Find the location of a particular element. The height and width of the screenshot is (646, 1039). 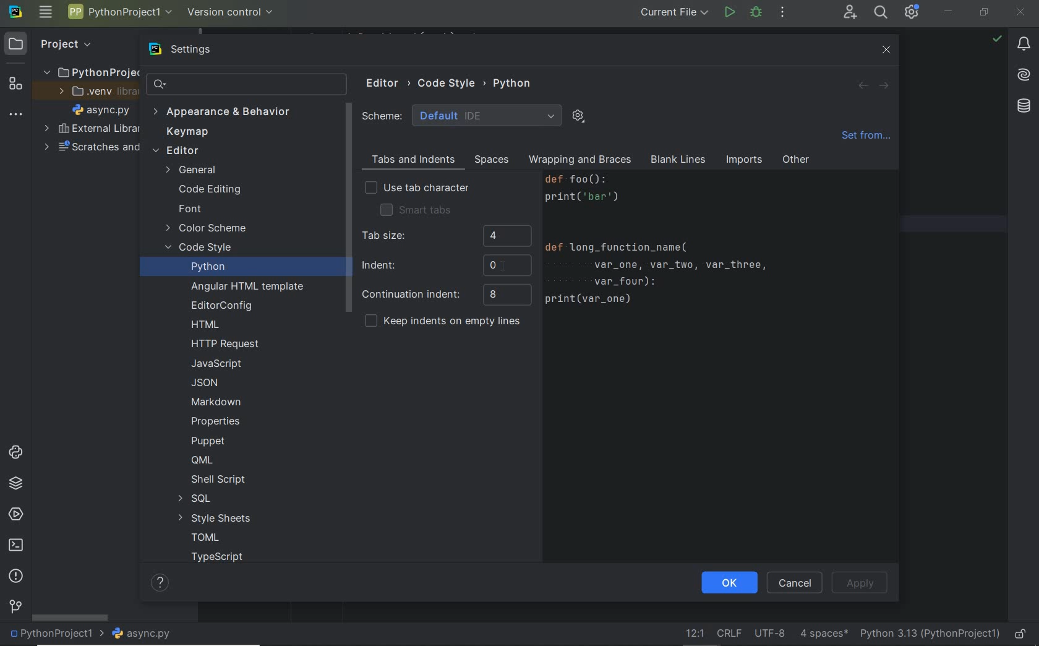

Font is located at coordinates (189, 209).